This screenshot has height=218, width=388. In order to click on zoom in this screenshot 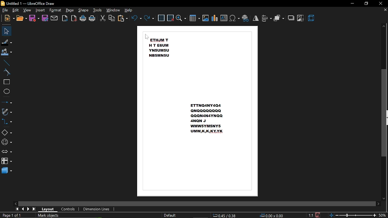, I will do `click(181, 18)`.